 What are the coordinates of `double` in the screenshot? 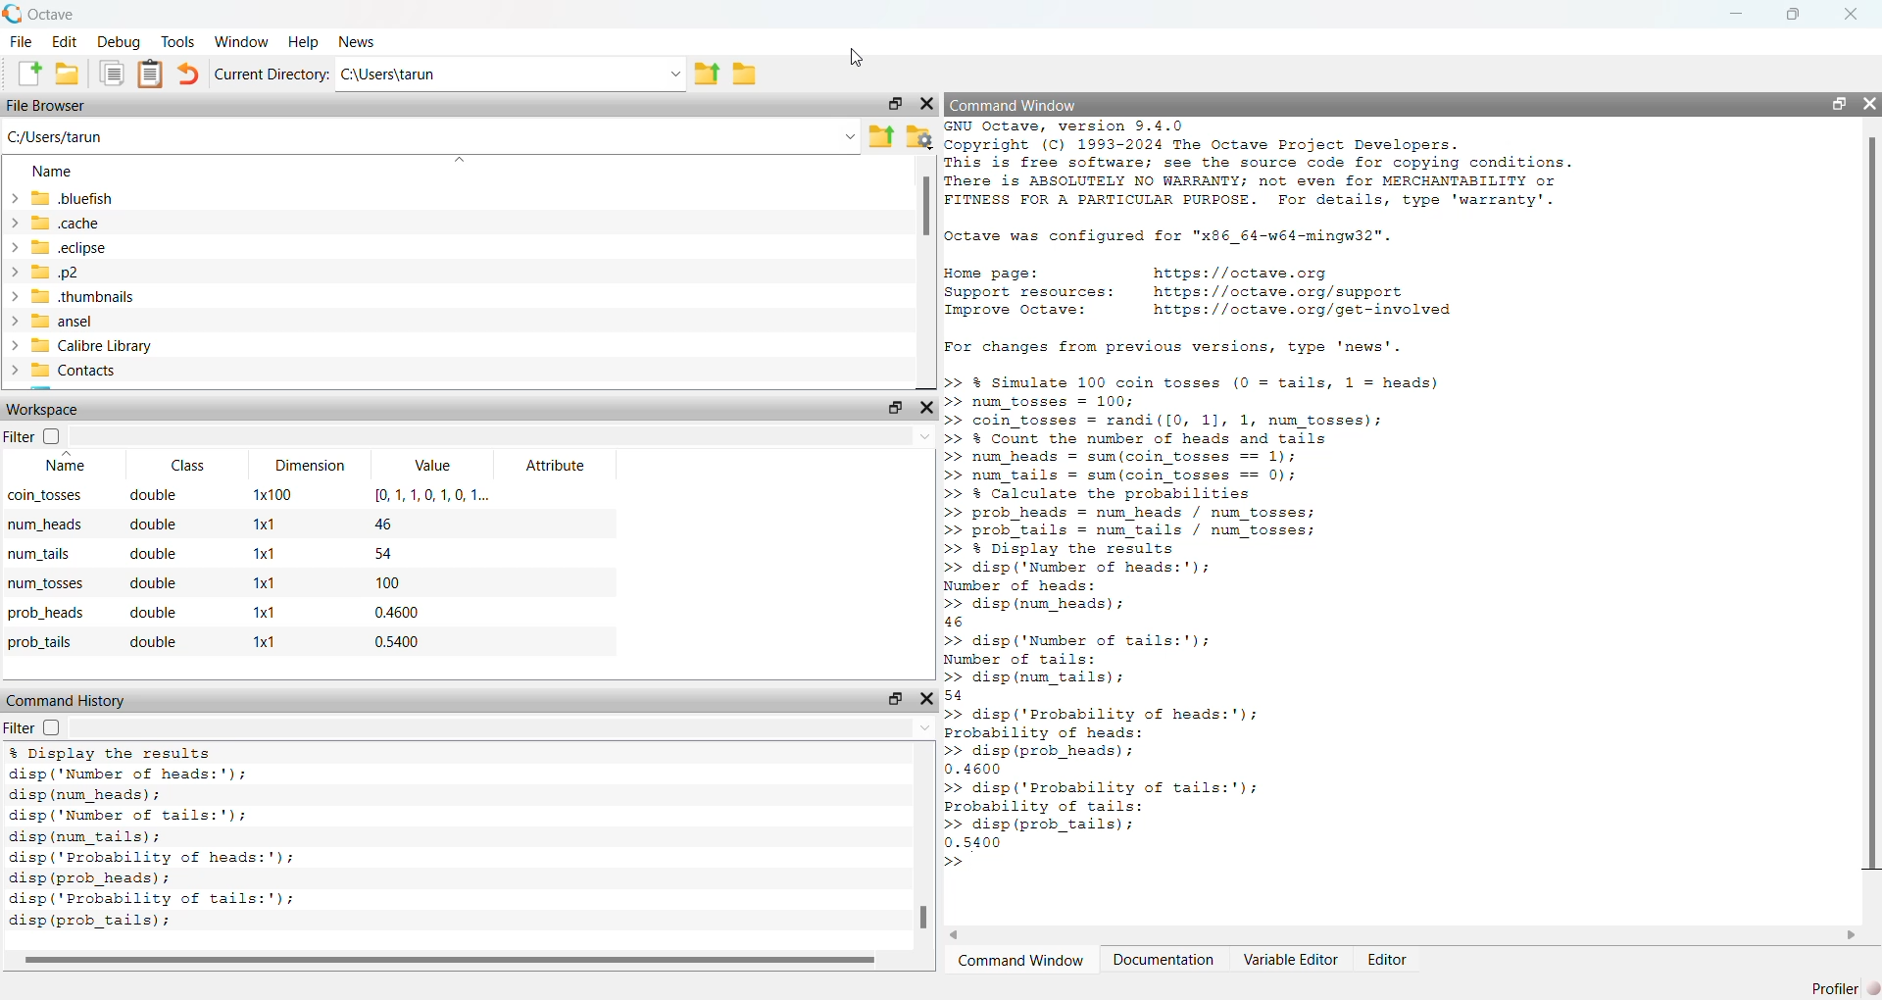 It's located at (155, 582).